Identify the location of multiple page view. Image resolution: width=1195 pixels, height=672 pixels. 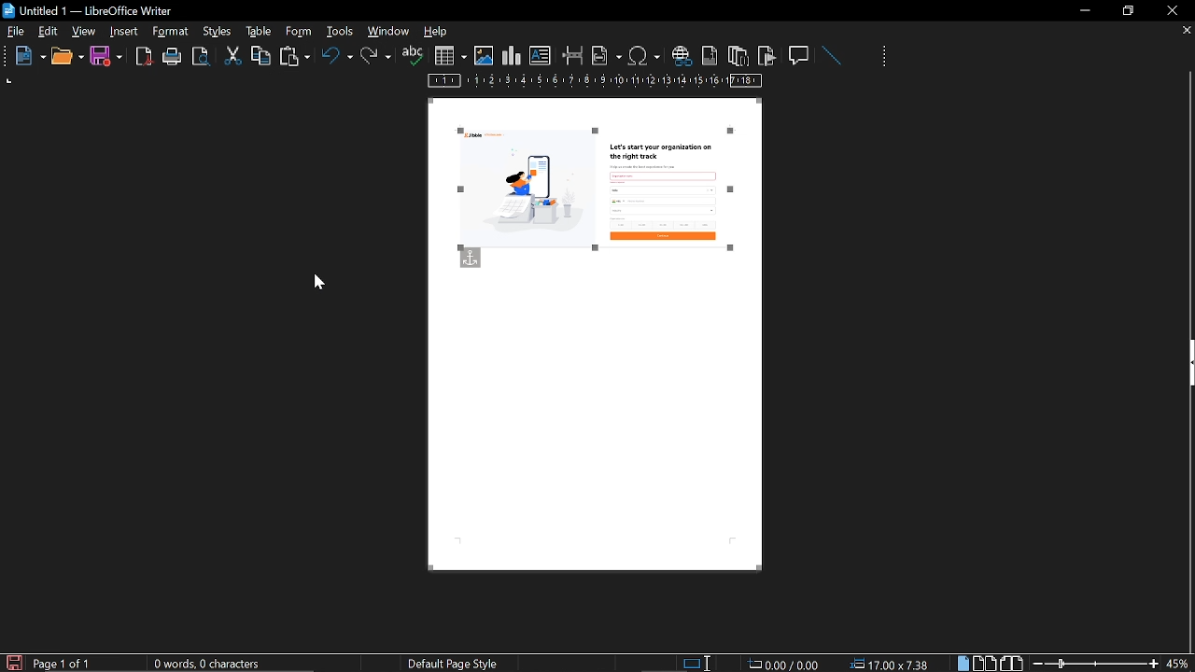
(985, 664).